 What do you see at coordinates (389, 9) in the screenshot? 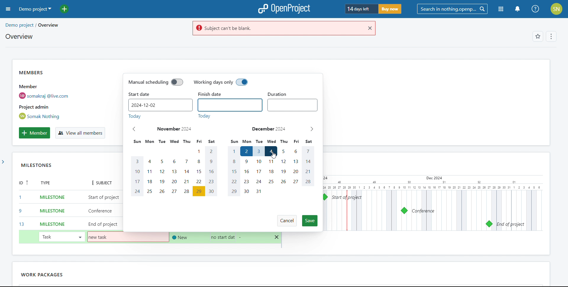
I see `buy now` at bounding box center [389, 9].